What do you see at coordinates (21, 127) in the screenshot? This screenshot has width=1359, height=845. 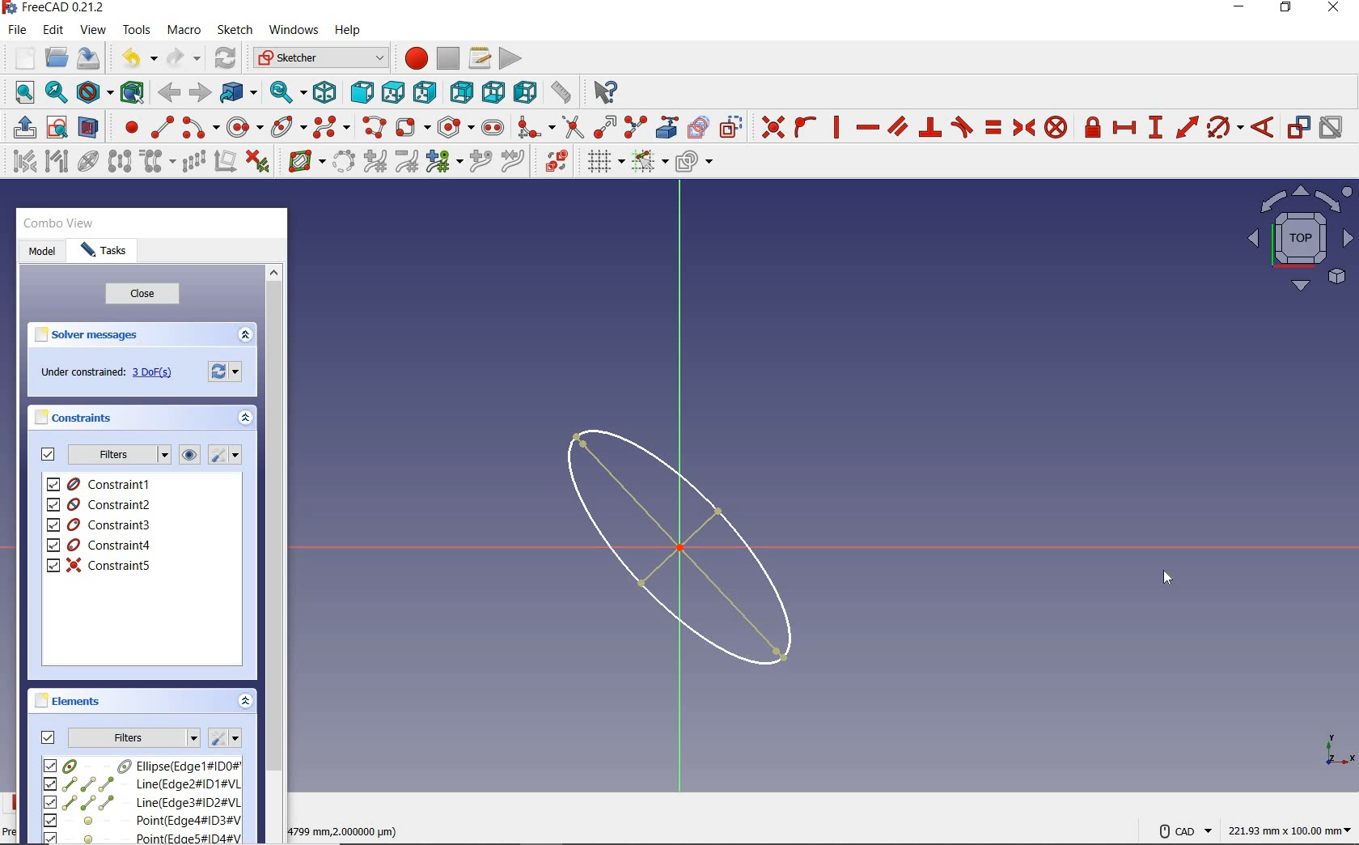 I see `leave sketch` at bounding box center [21, 127].